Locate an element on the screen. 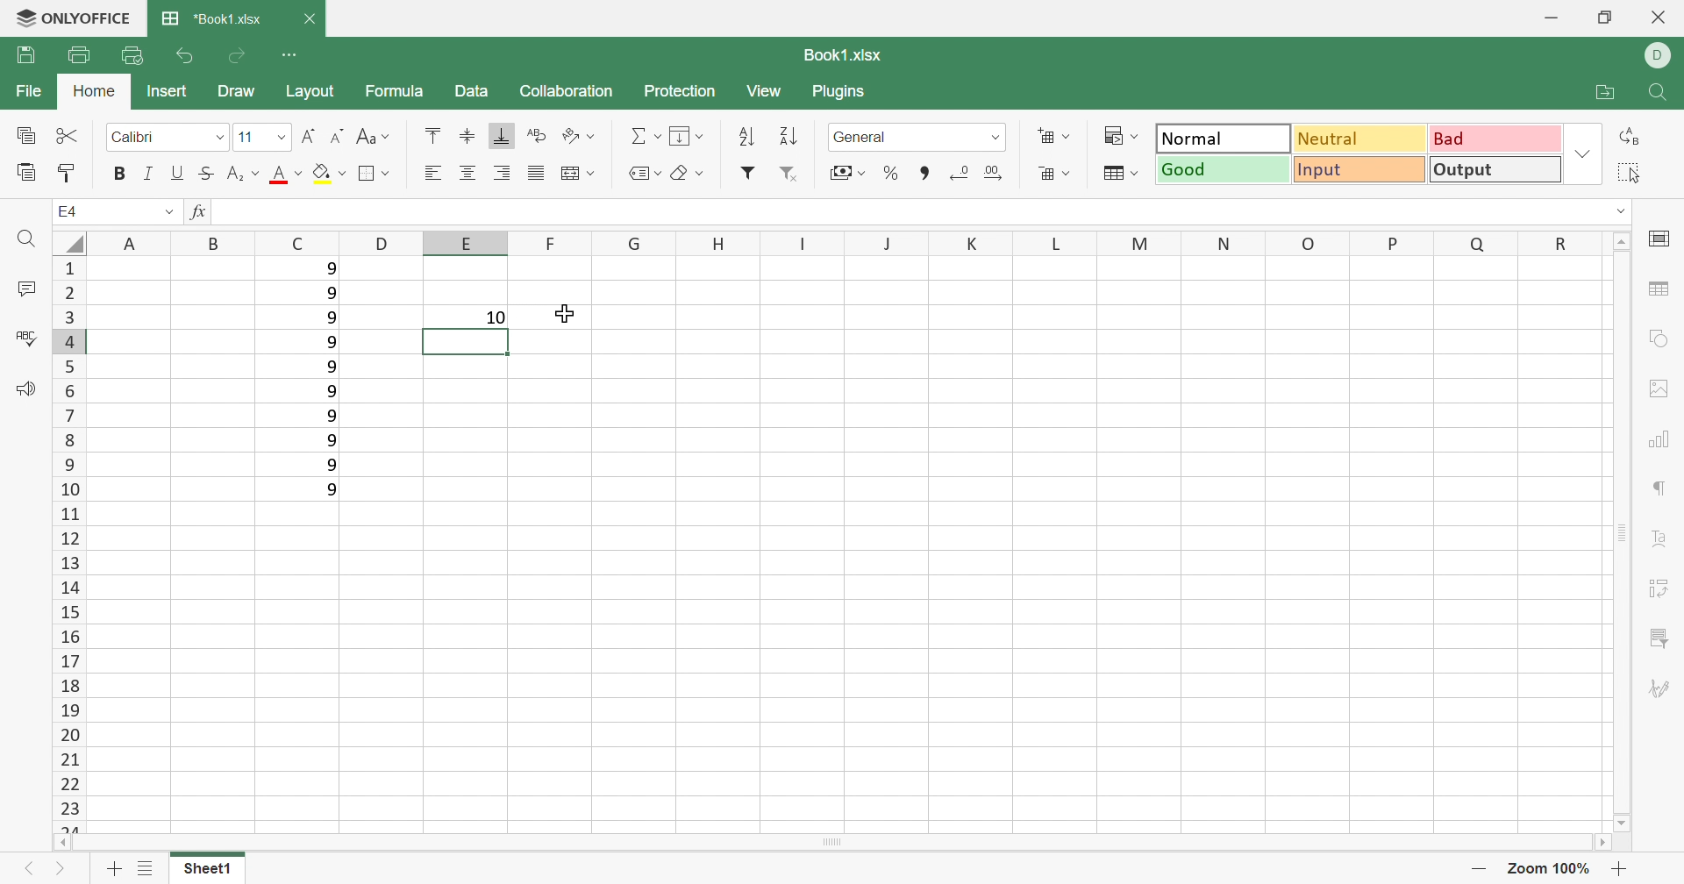 This screenshot has width=1684, height=884. Drop Down is located at coordinates (169, 210).